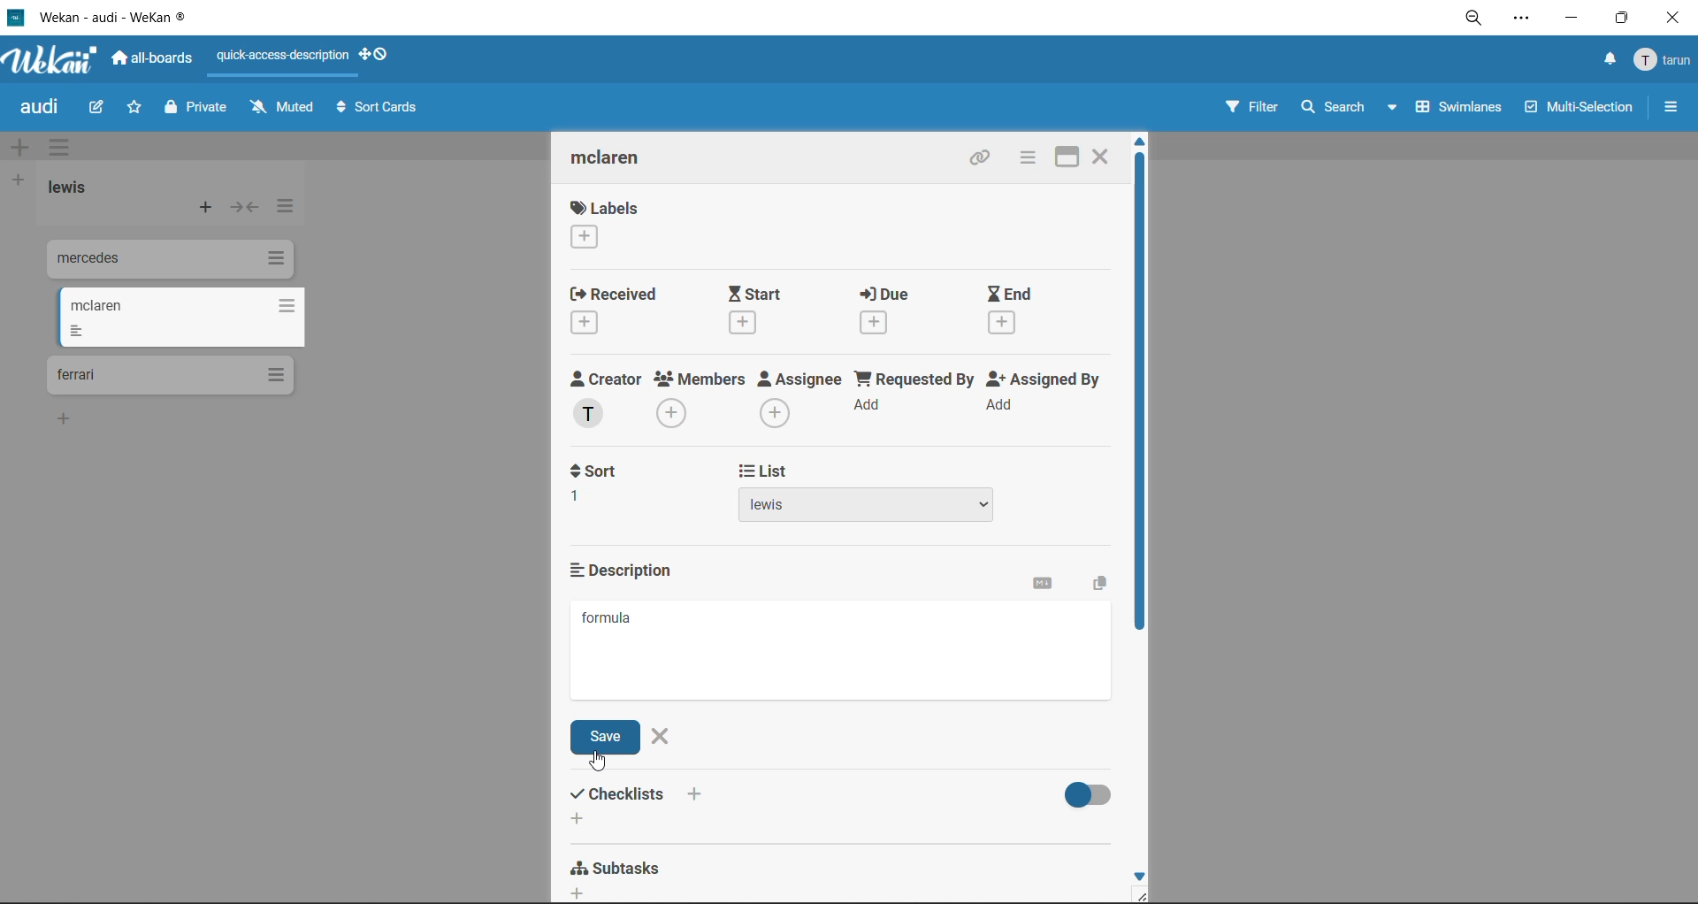  Describe the element at coordinates (800, 399) in the screenshot. I see `assignee` at that location.